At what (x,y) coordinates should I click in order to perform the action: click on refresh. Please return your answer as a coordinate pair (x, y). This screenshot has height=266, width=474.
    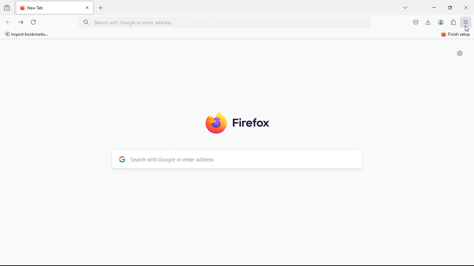
    Looking at the image, I should click on (34, 23).